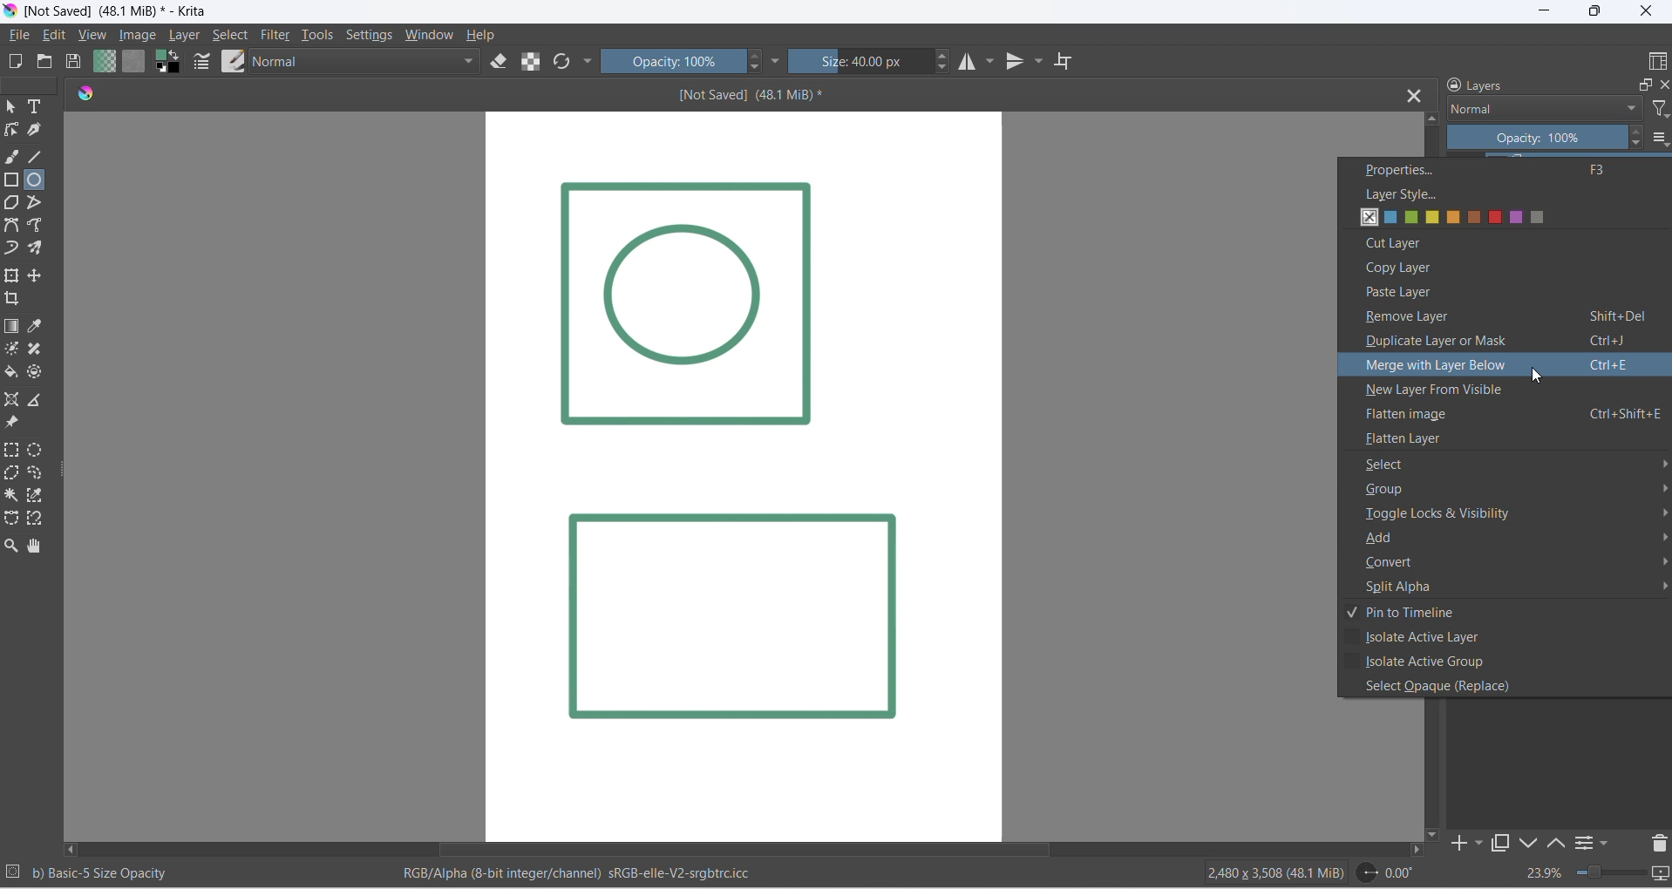 The height and width of the screenshot is (889, 1672). What do you see at coordinates (78, 62) in the screenshot?
I see `save` at bounding box center [78, 62].